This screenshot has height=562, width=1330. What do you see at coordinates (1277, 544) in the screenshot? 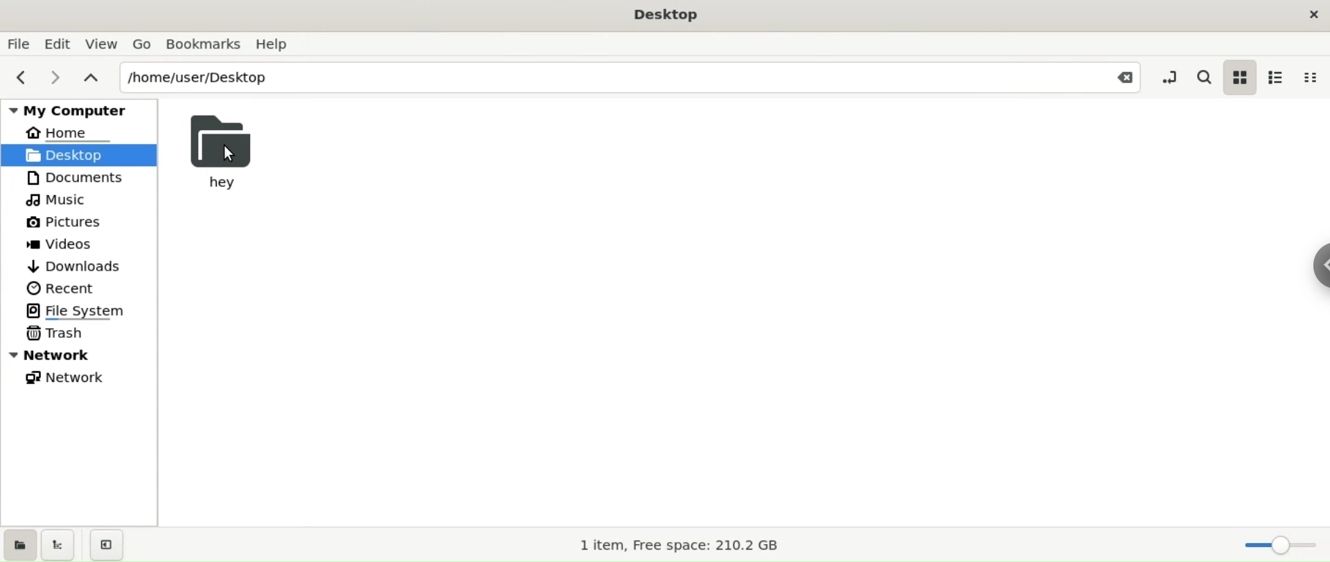
I see `zoom` at bounding box center [1277, 544].